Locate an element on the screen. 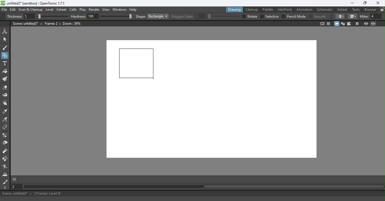 This screenshot has height=201, width=385. Windows is located at coordinates (120, 10).